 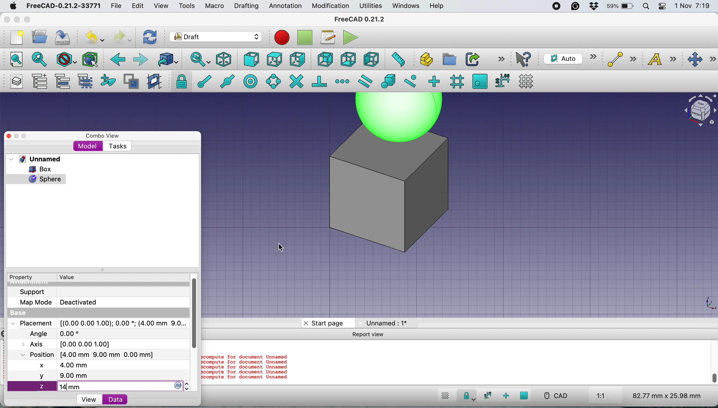 I want to click on value, so click(x=72, y=277).